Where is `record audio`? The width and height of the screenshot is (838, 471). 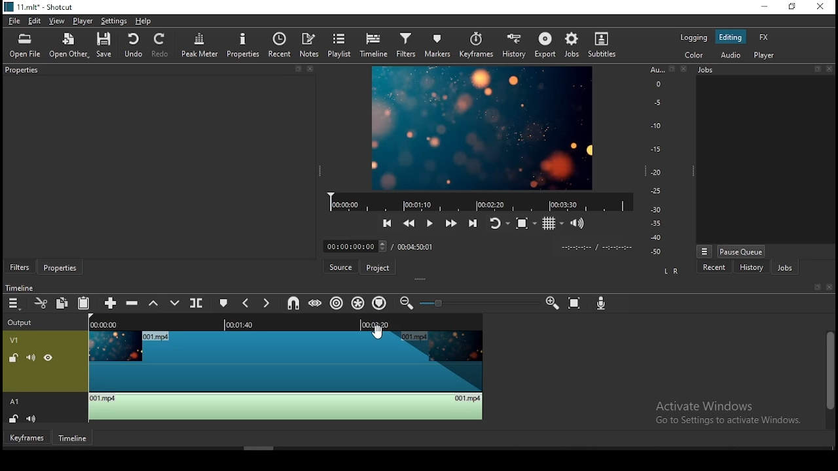
record audio is located at coordinates (602, 304).